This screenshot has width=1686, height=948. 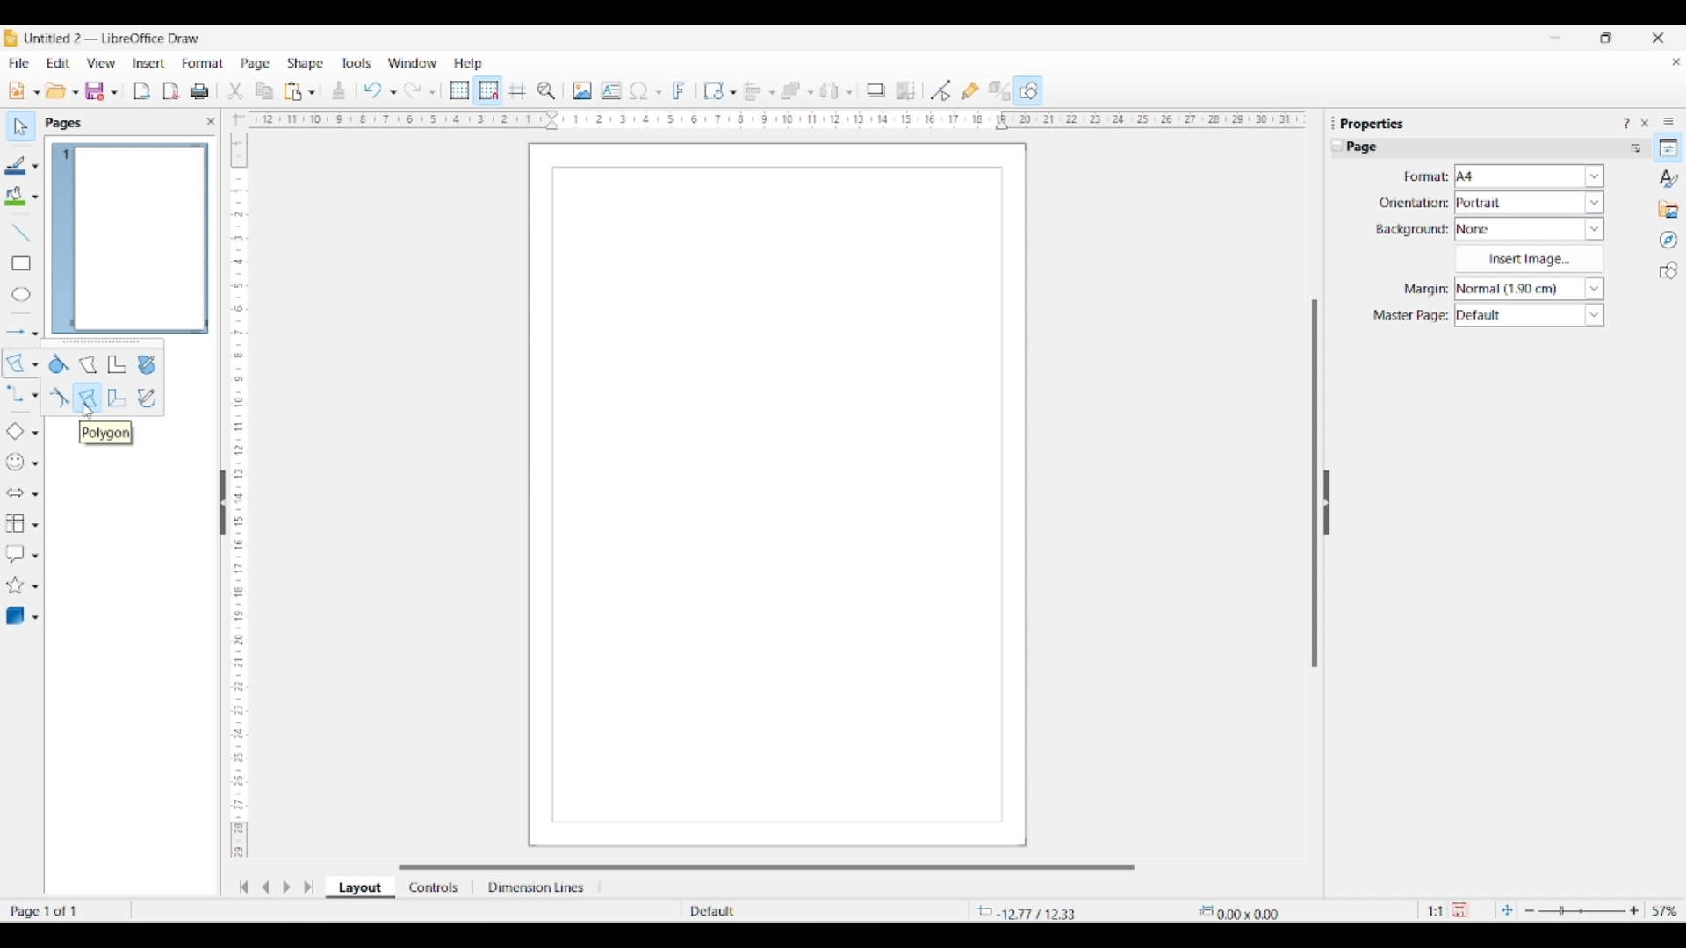 I want to click on Click to save modifications, so click(x=1459, y=909).